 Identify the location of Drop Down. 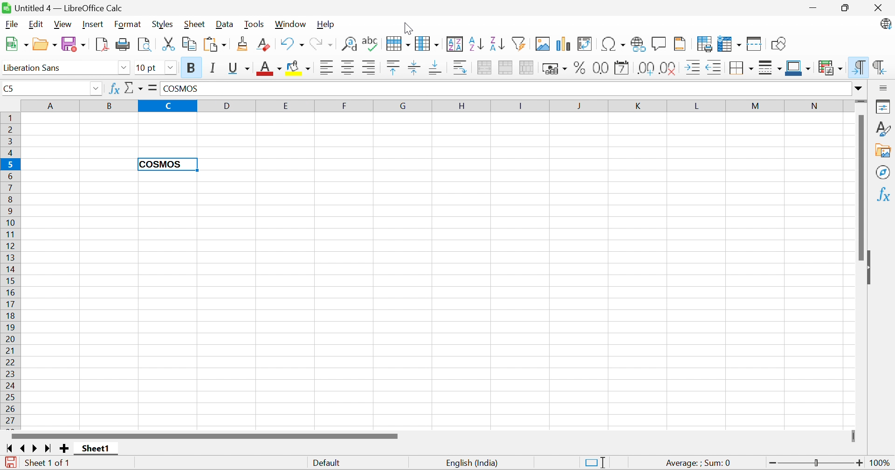
(97, 88).